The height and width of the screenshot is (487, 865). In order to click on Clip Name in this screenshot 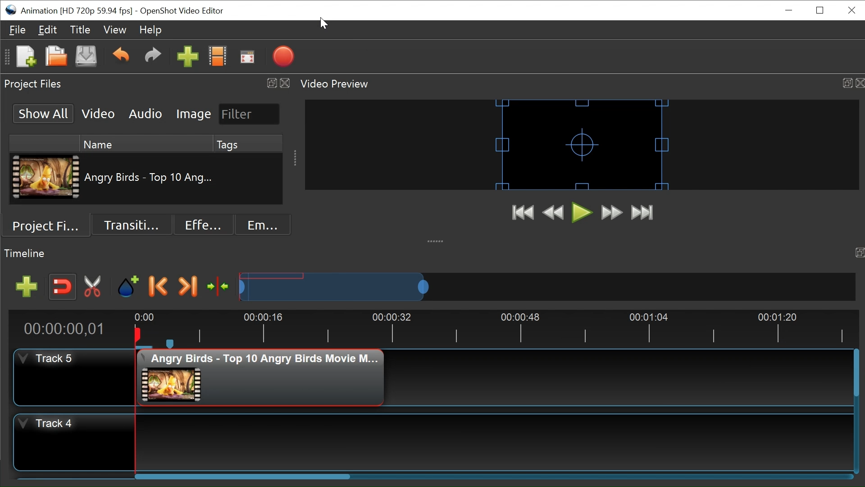, I will do `click(149, 178)`.